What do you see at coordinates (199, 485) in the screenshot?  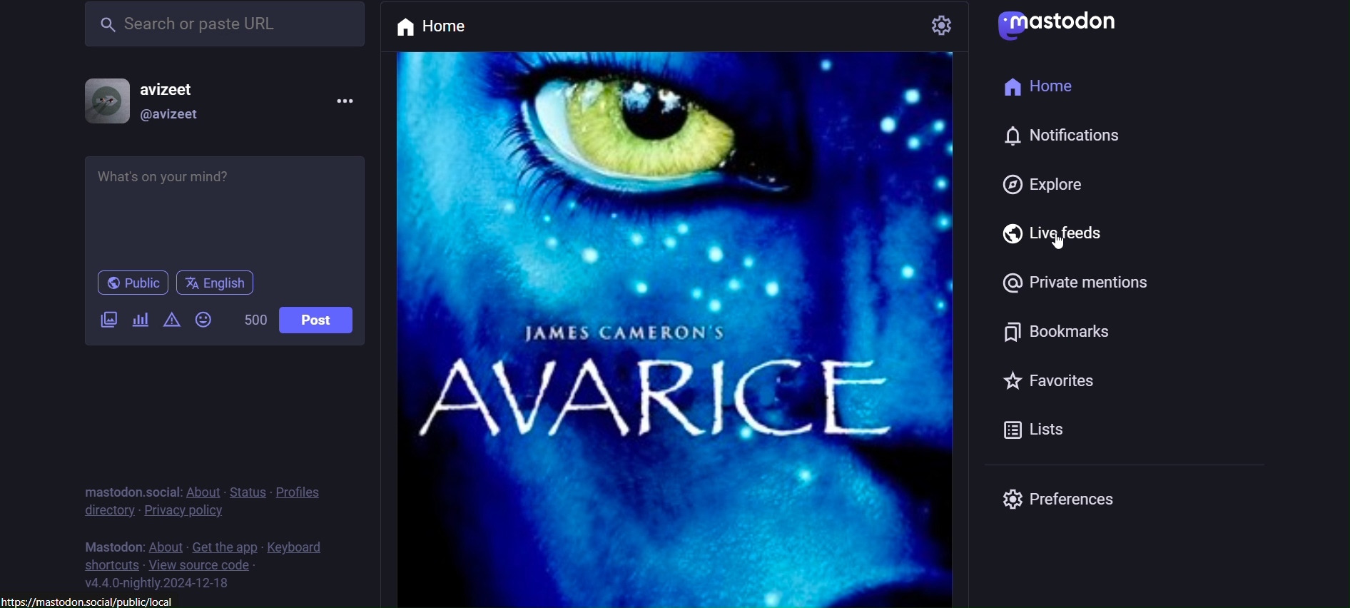 I see `about` at bounding box center [199, 485].